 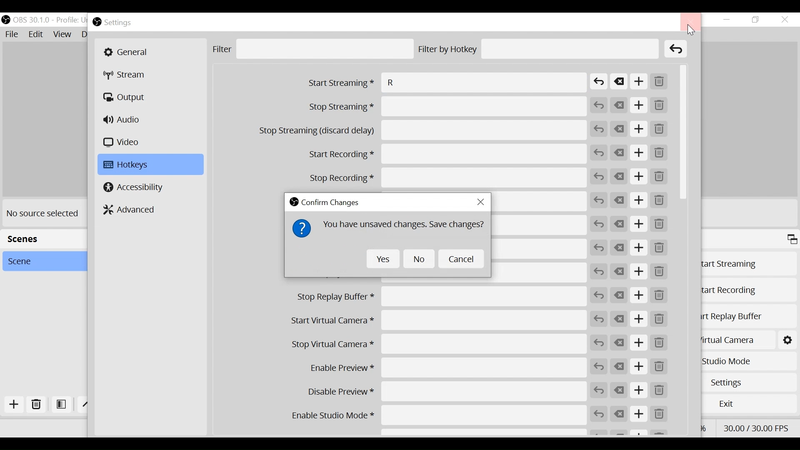 What do you see at coordinates (620, 201) in the screenshot?
I see `Clear` at bounding box center [620, 201].